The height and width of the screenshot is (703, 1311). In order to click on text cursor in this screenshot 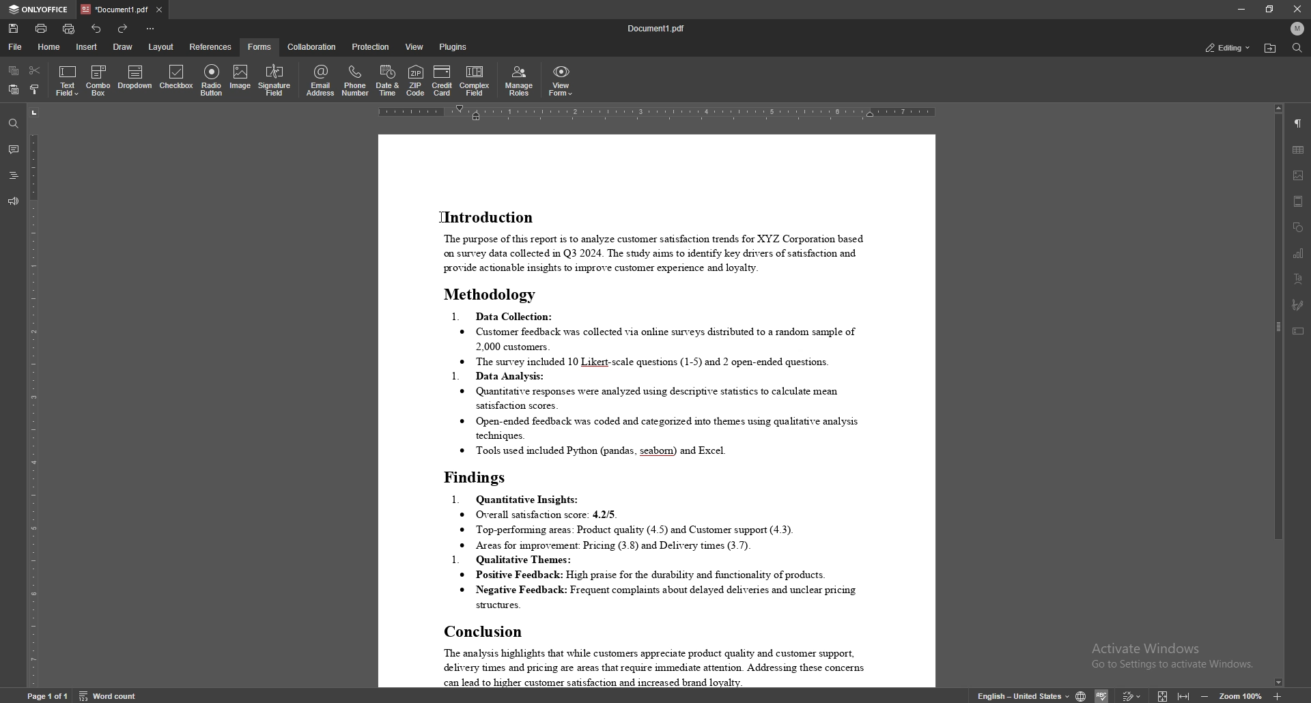, I will do `click(438, 216)`.